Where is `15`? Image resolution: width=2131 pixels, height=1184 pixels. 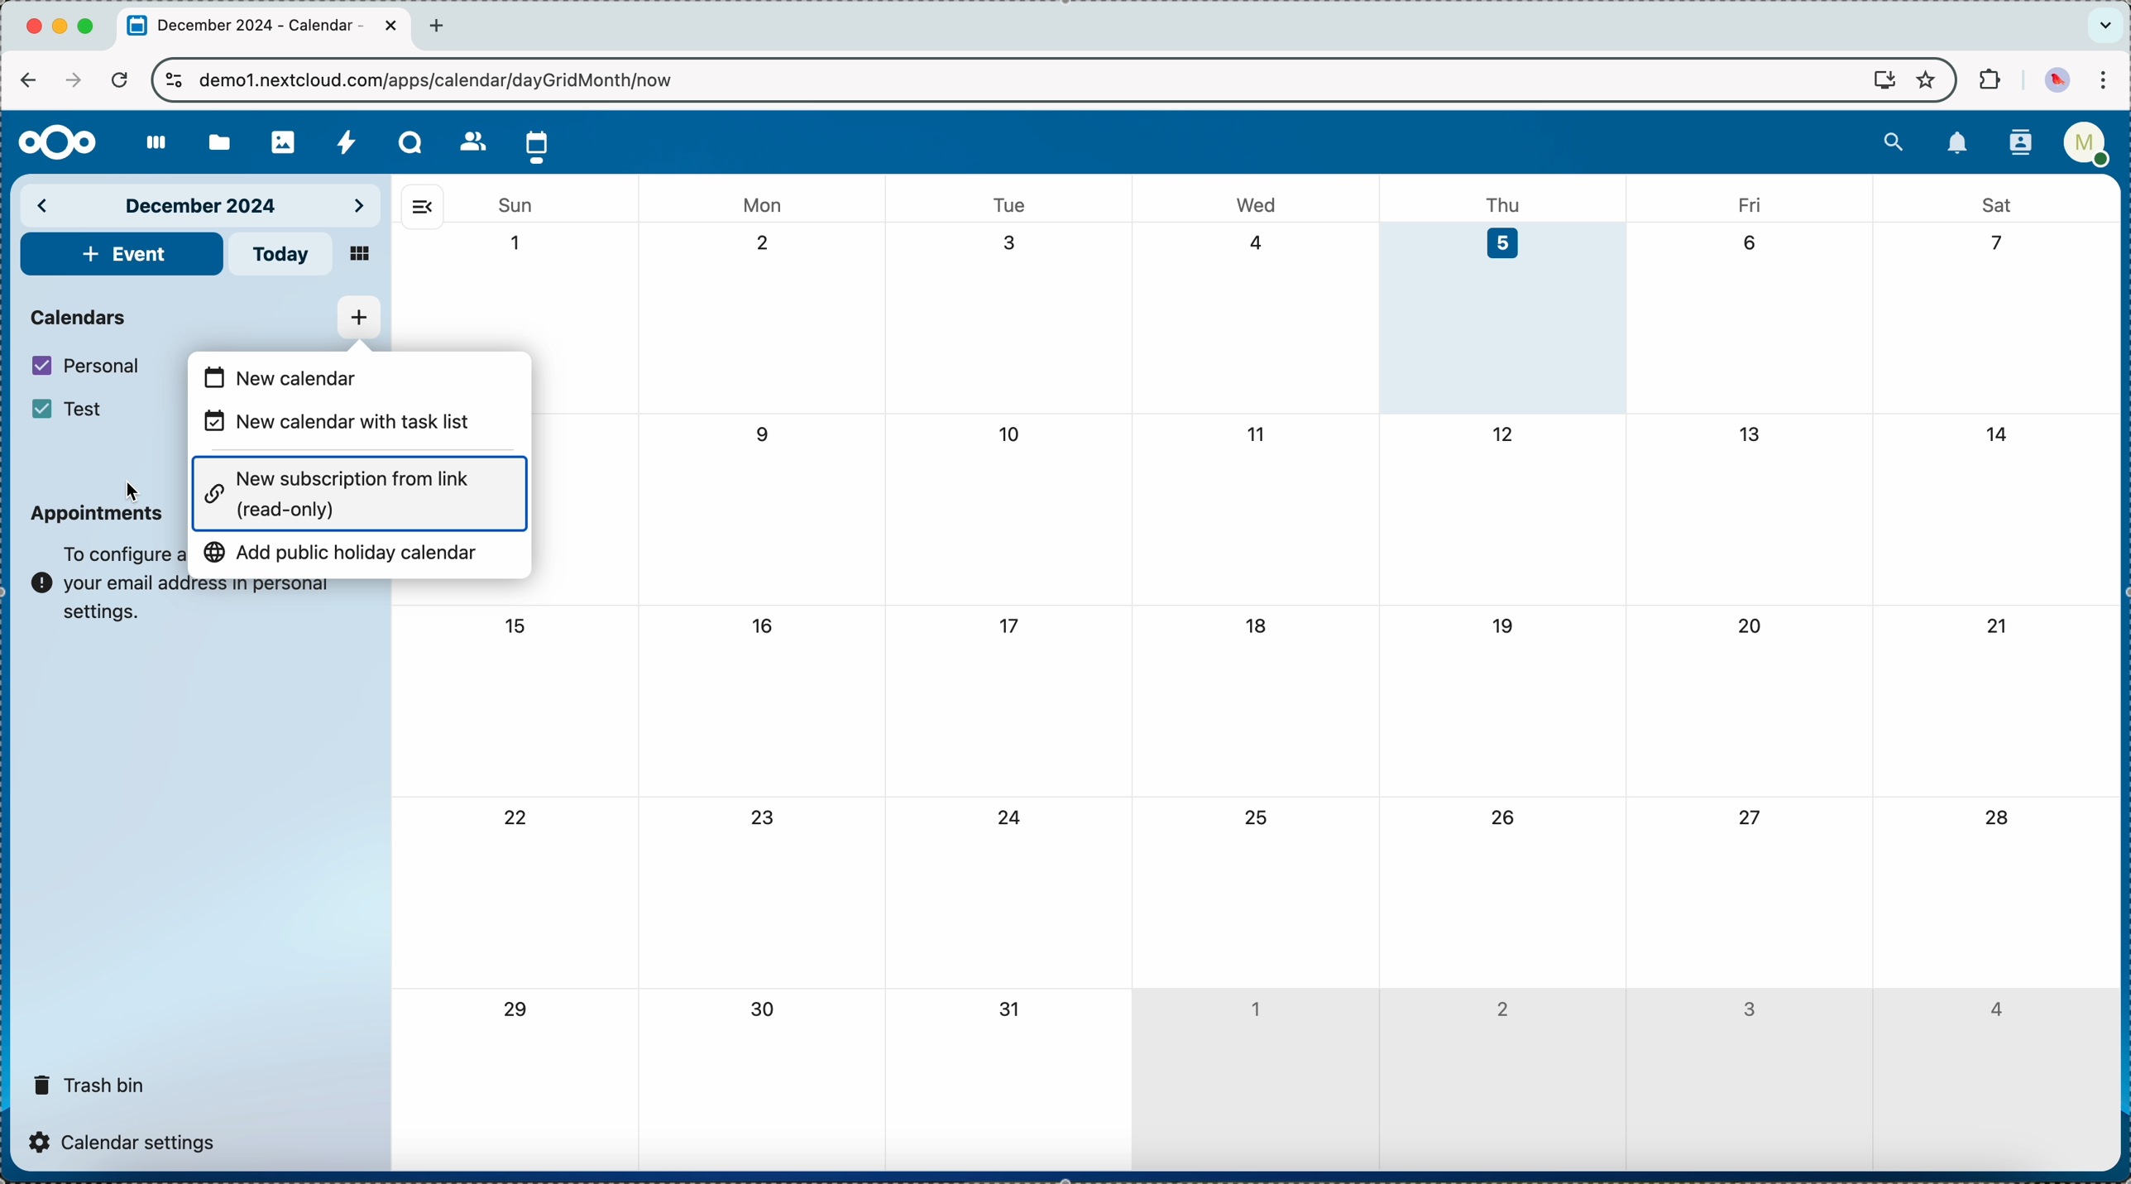 15 is located at coordinates (514, 626).